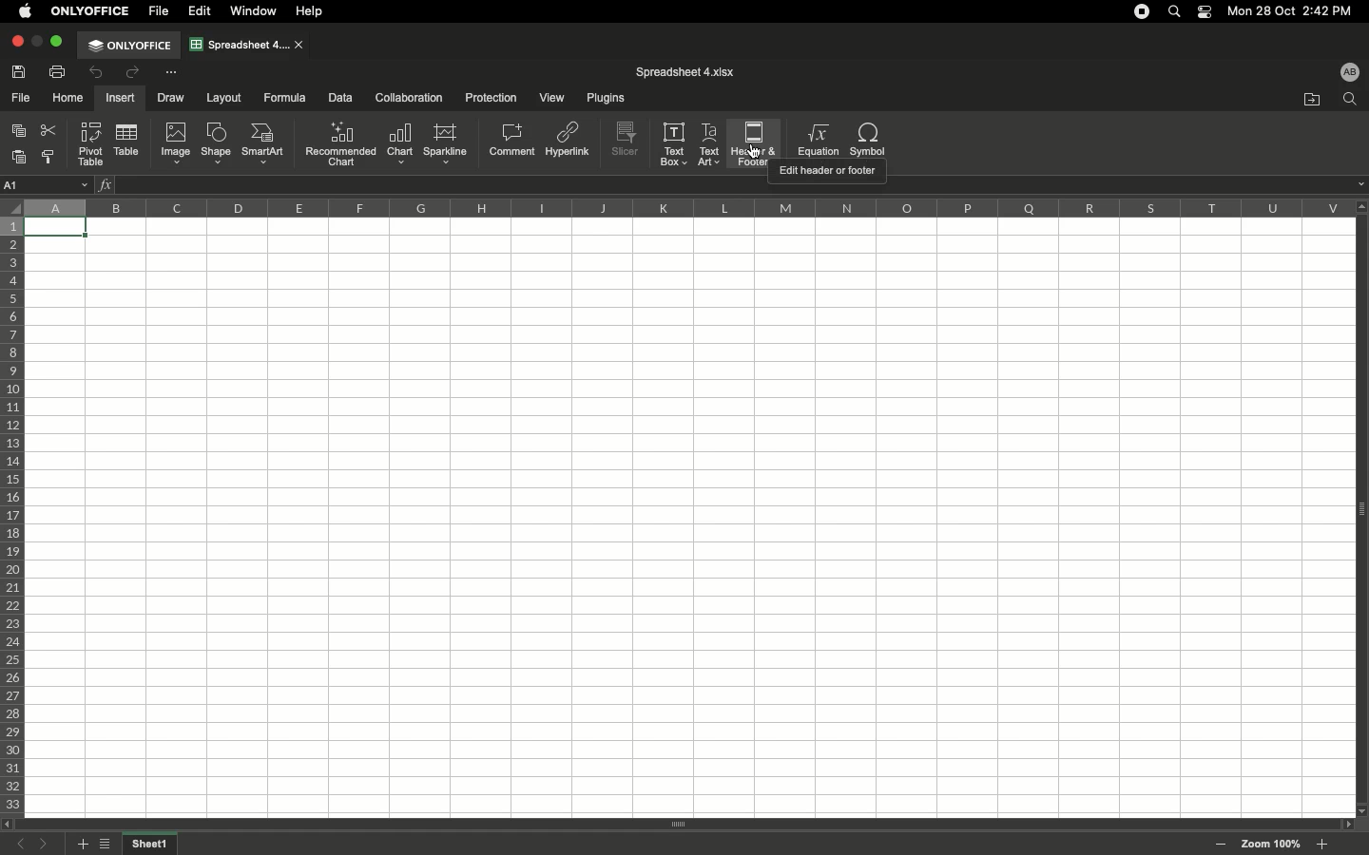 The height and width of the screenshot is (855, 1369). I want to click on Scroll, so click(678, 826).